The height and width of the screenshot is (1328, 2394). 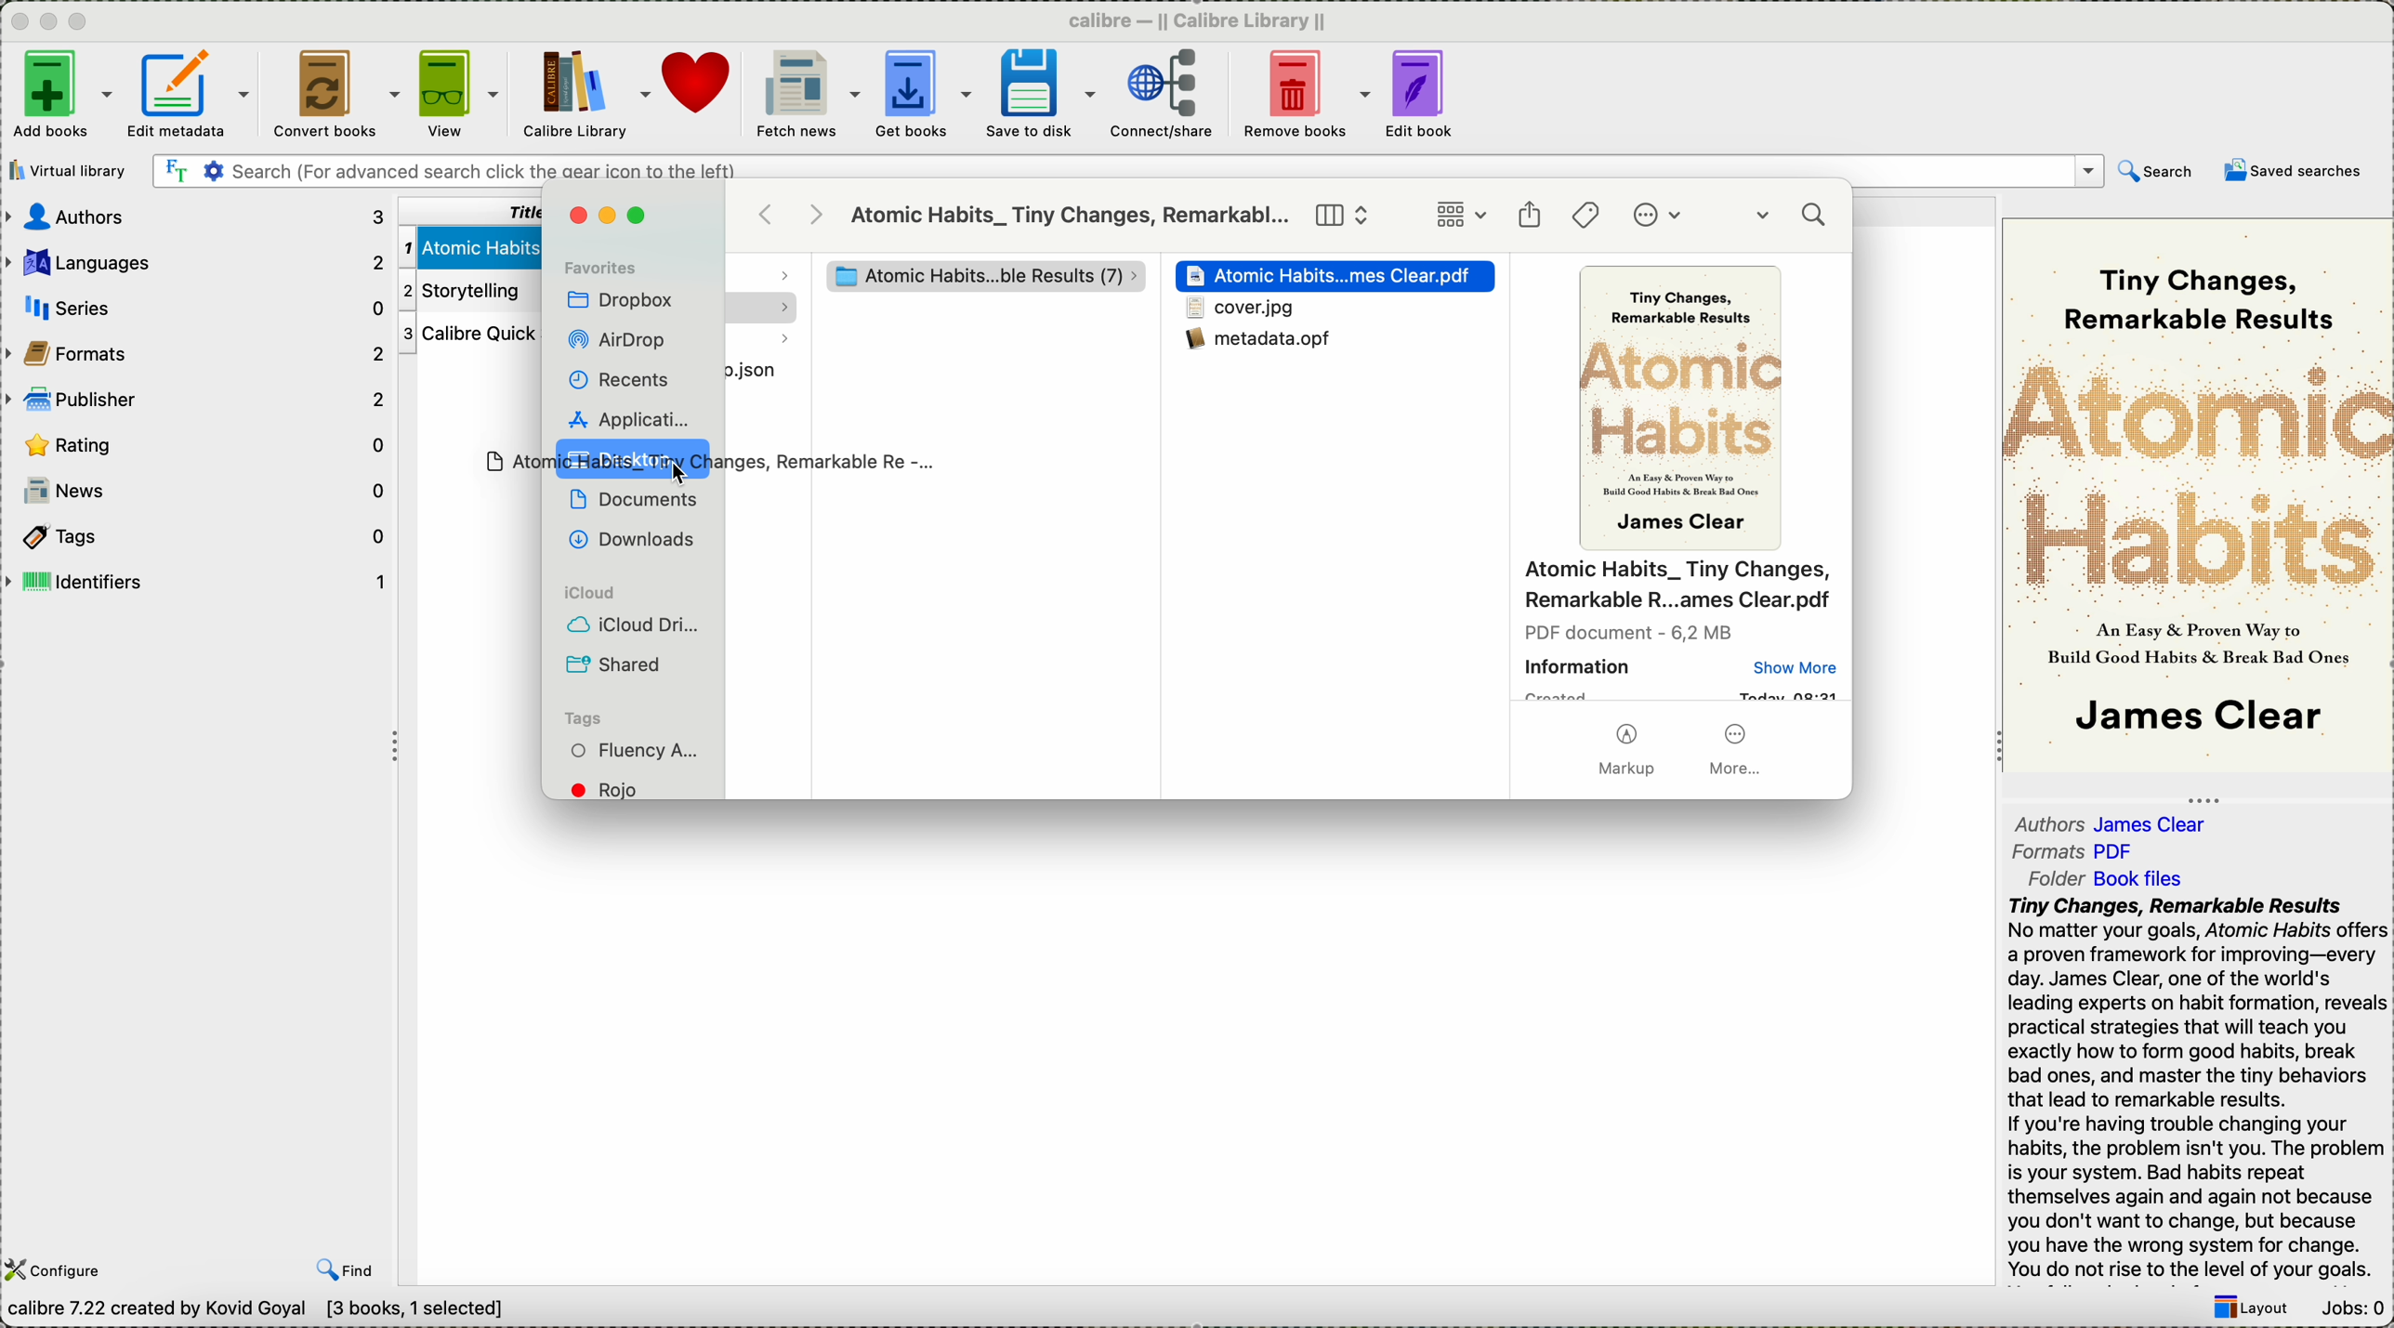 I want to click on share, so click(x=1530, y=216).